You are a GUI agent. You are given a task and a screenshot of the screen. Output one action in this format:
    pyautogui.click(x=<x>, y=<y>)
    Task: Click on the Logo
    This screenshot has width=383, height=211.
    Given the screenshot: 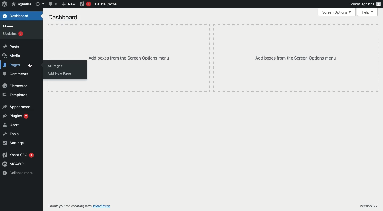 What is the action you would take?
    pyautogui.click(x=4, y=4)
    